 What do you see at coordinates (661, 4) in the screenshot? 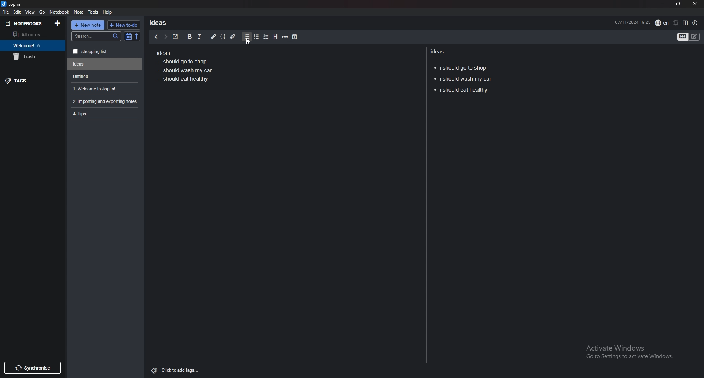
I see `minimize` at bounding box center [661, 4].